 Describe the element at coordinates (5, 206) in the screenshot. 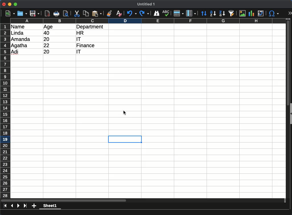

I see `first sheet` at that location.